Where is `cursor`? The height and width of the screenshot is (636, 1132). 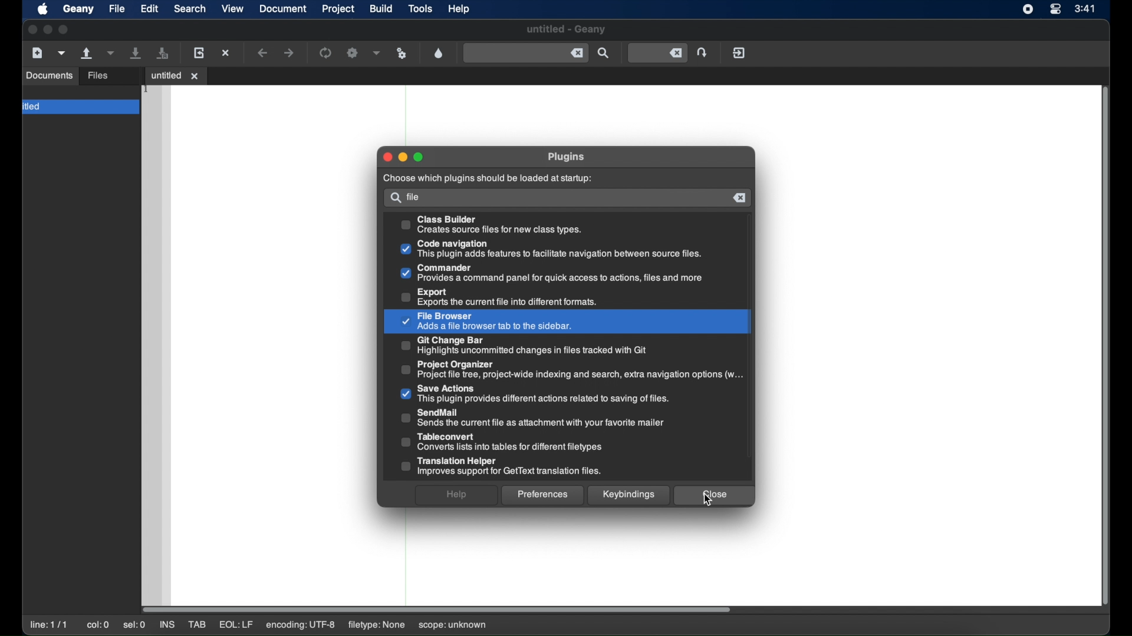 cursor is located at coordinates (712, 502).